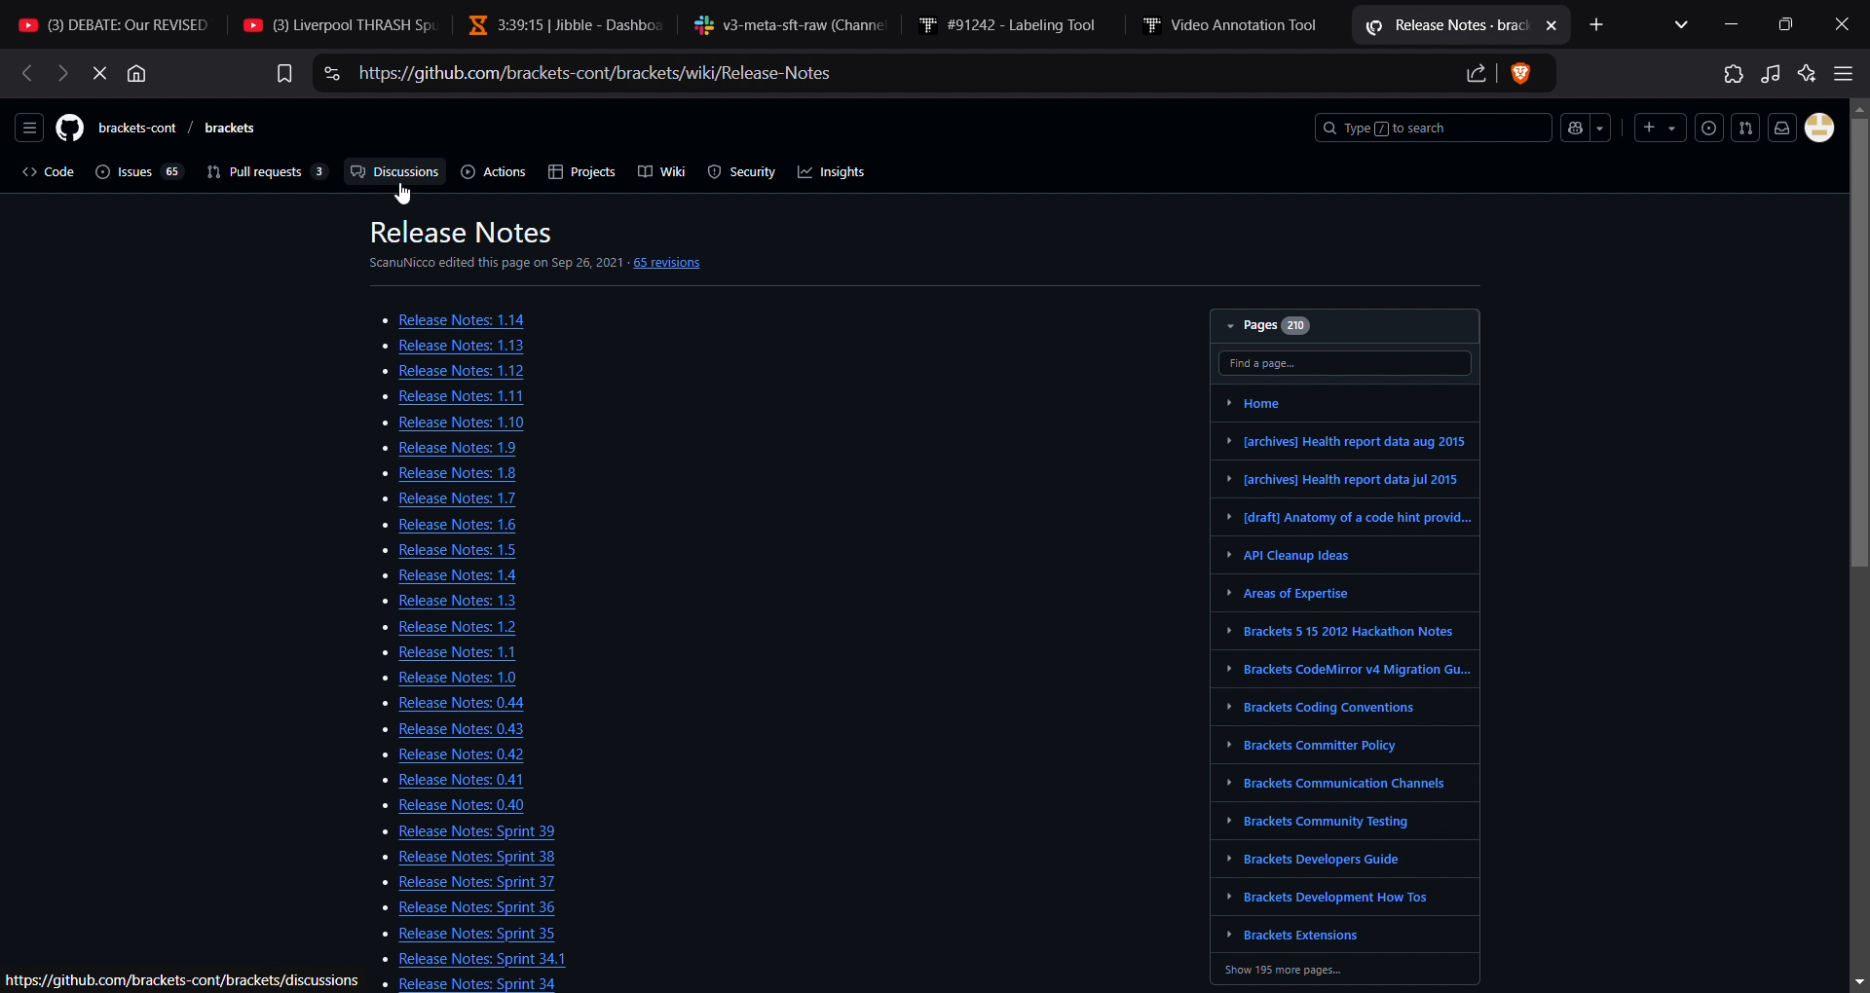 The height and width of the screenshot is (993, 1870). What do you see at coordinates (453, 754) in the screenshot?
I see `o Release Notes: 0.42` at bounding box center [453, 754].